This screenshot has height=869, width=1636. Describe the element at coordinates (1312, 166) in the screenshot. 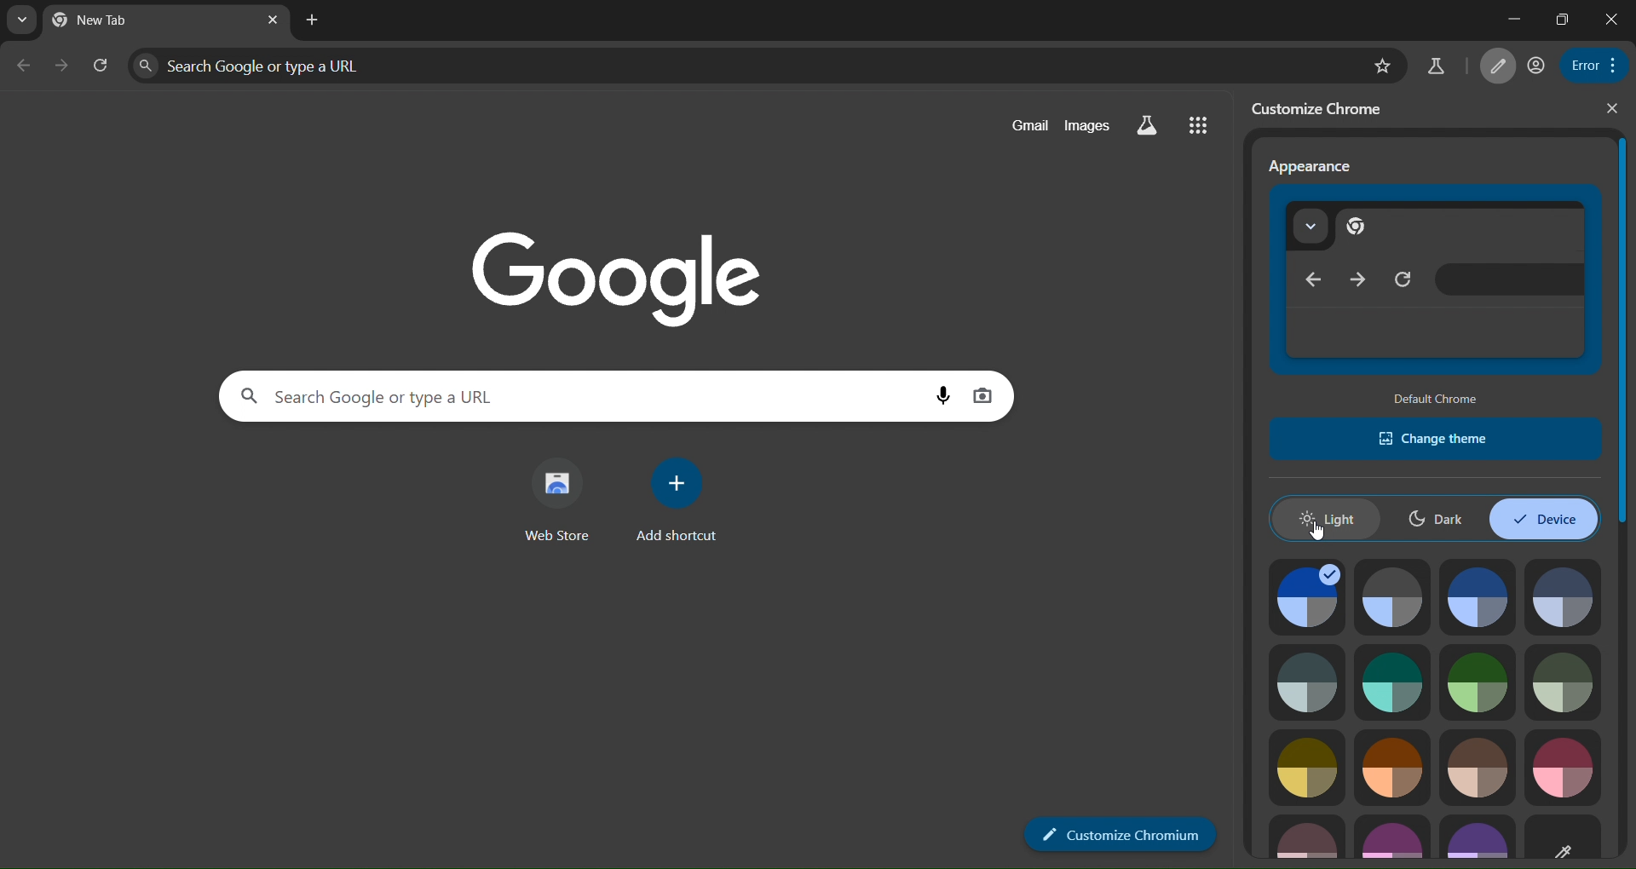

I see `appearance` at that location.